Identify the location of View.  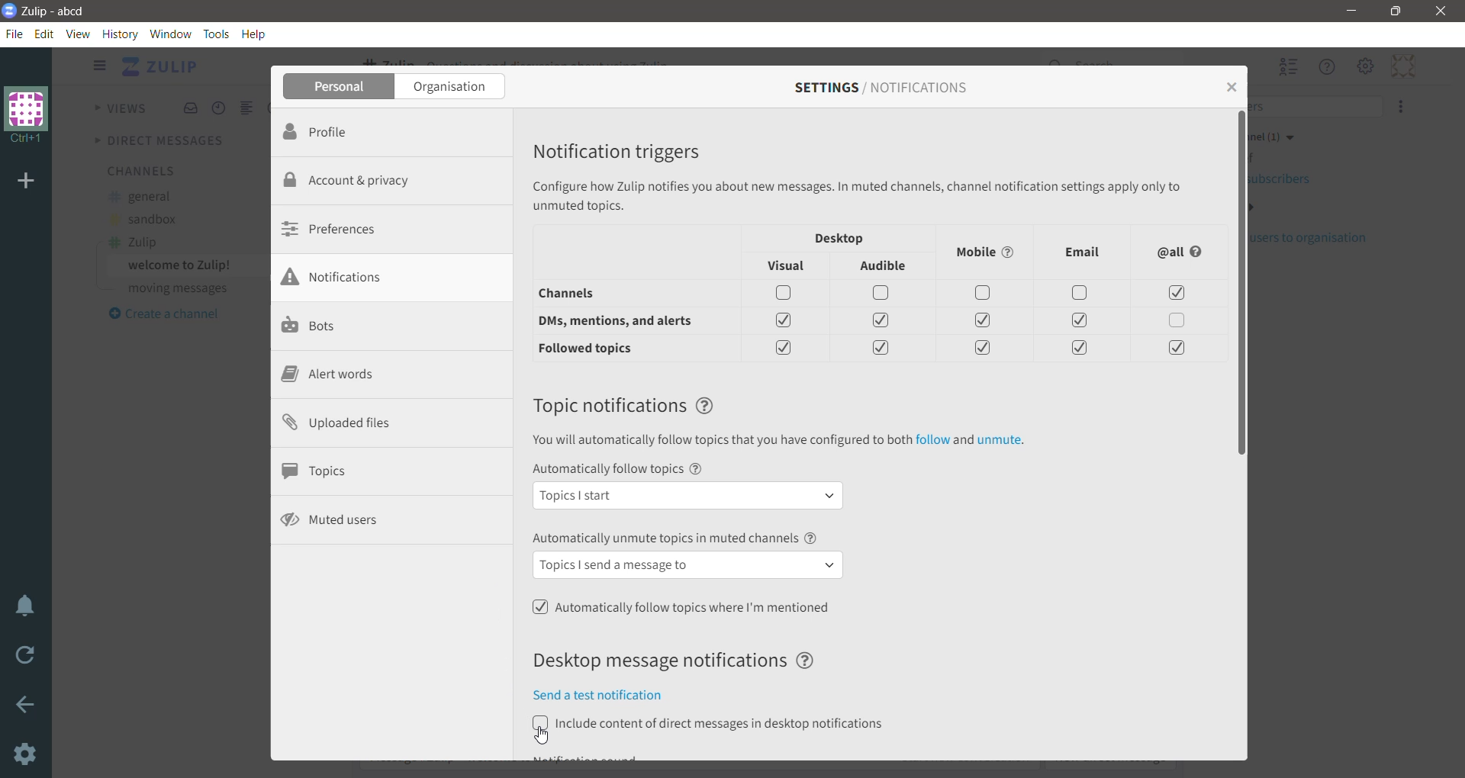
(77, 34).